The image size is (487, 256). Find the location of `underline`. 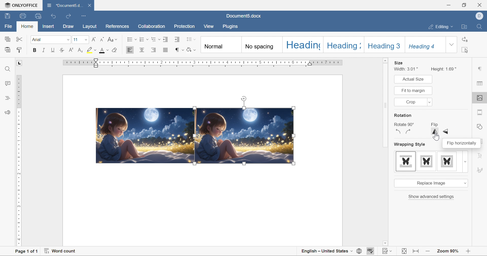

underline is located at coordinates (53, 50).